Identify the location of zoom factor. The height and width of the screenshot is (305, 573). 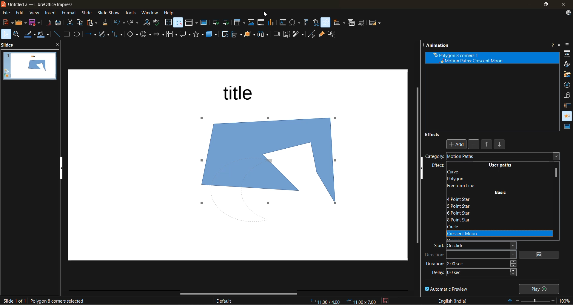
(563, 301).